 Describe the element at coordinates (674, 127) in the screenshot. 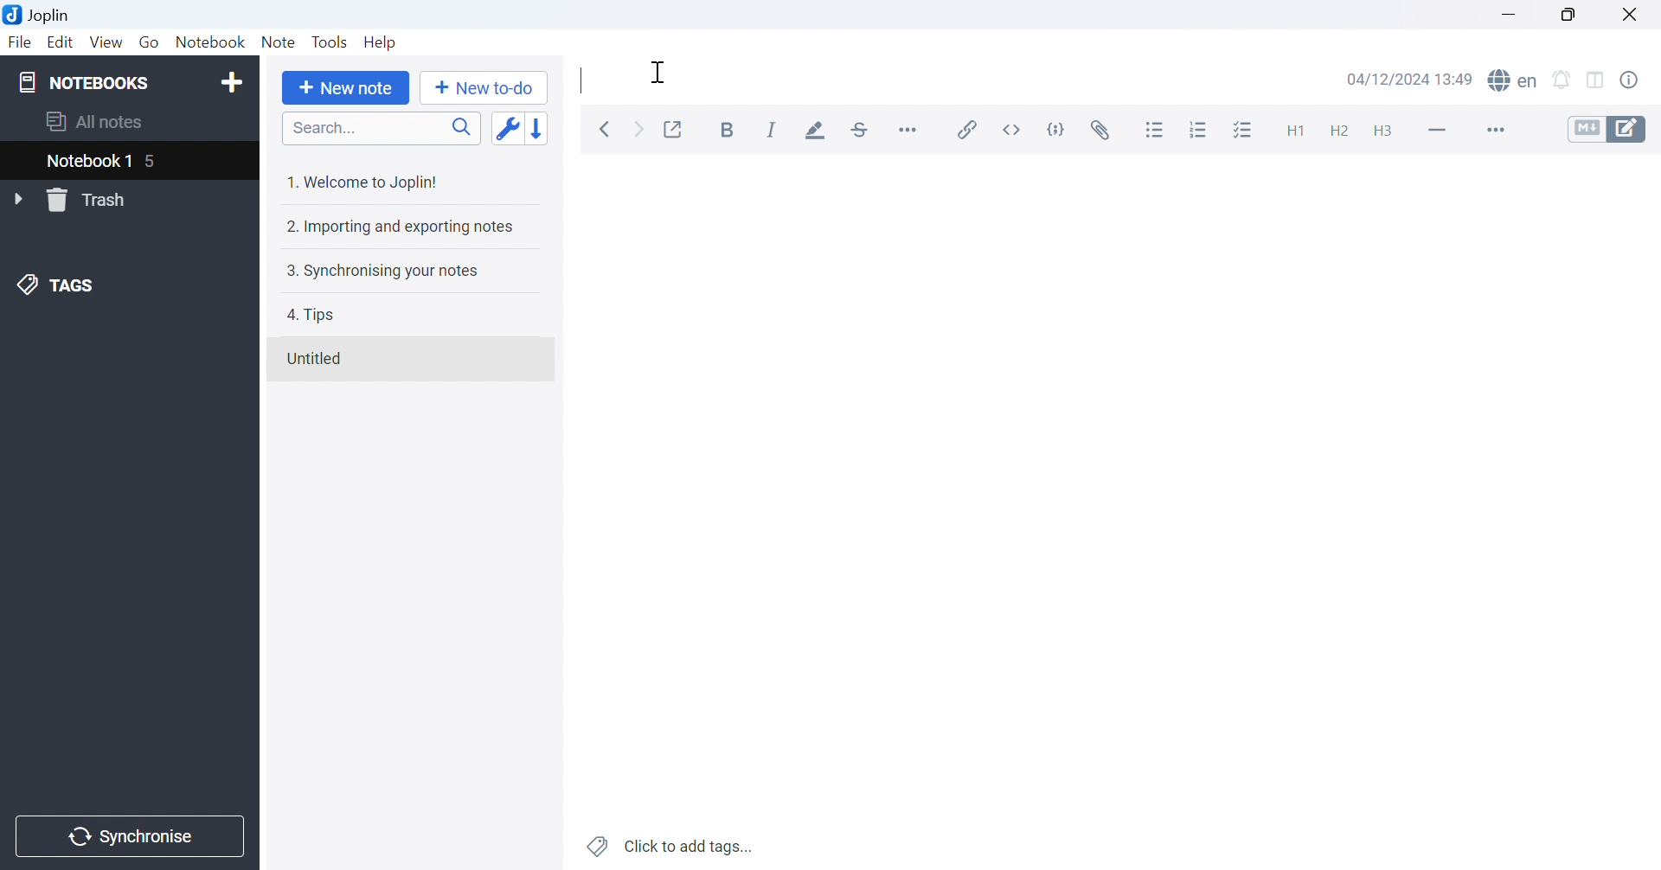

I see `Toggle external editing` at that location.